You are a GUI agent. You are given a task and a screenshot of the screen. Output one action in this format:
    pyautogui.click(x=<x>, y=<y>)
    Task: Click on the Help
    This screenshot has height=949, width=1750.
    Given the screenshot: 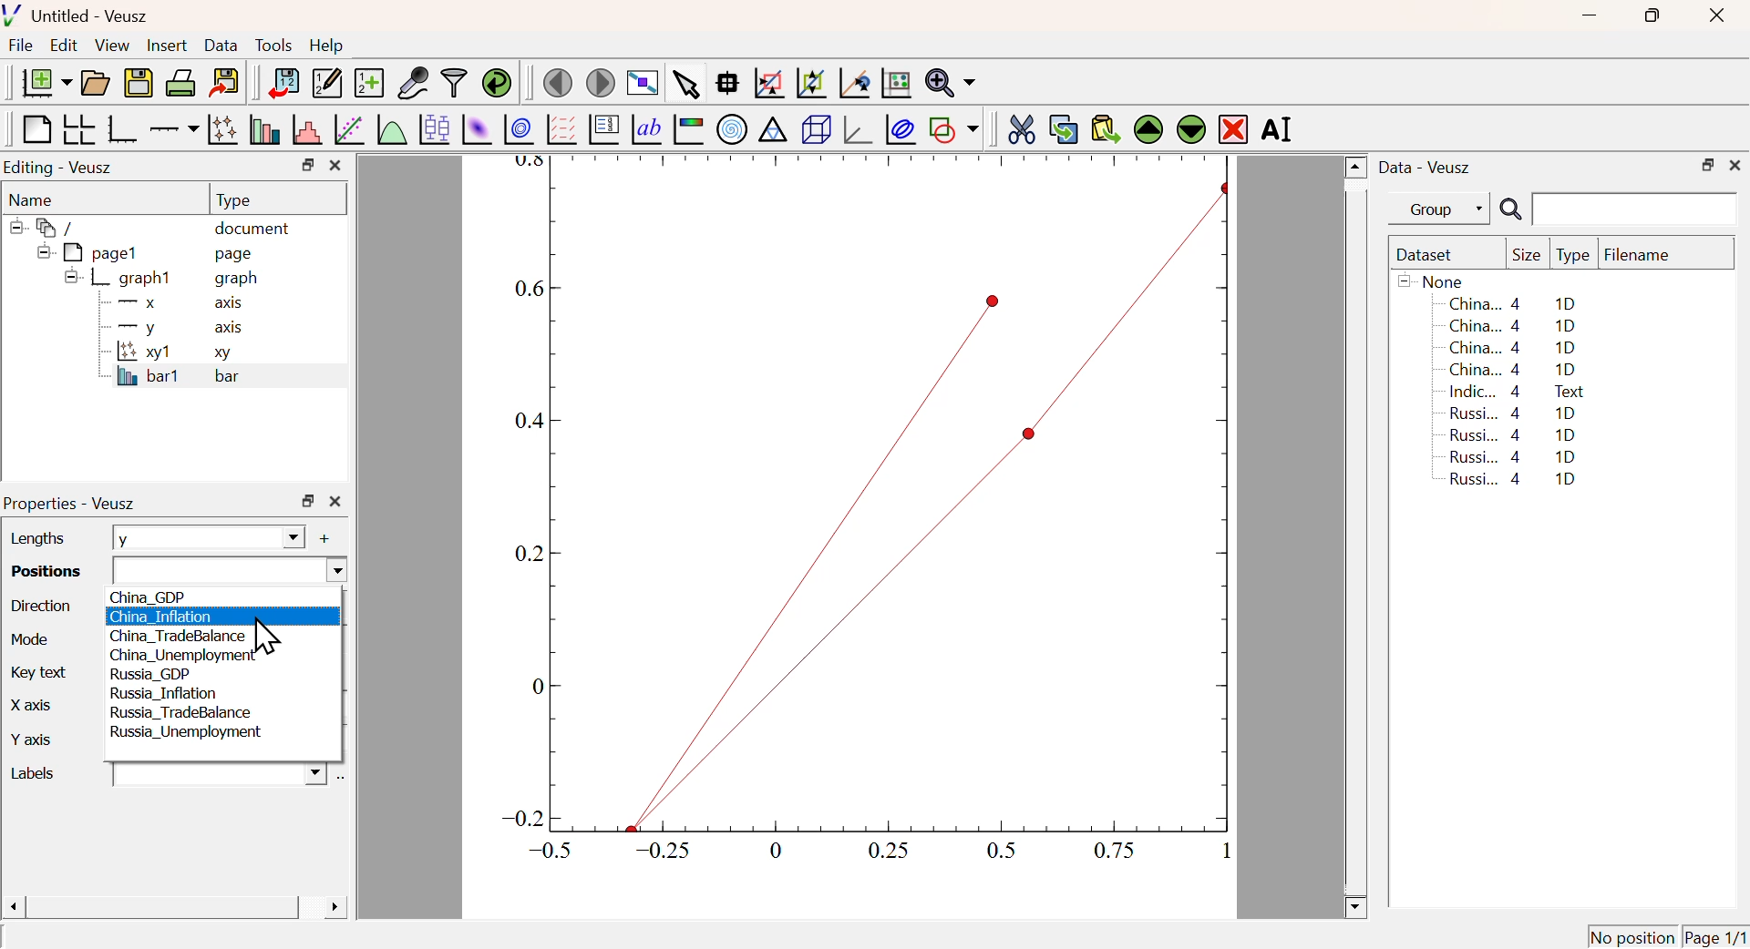 What is the action you would take?
    pyautogui.click(x=327, y=46)
    